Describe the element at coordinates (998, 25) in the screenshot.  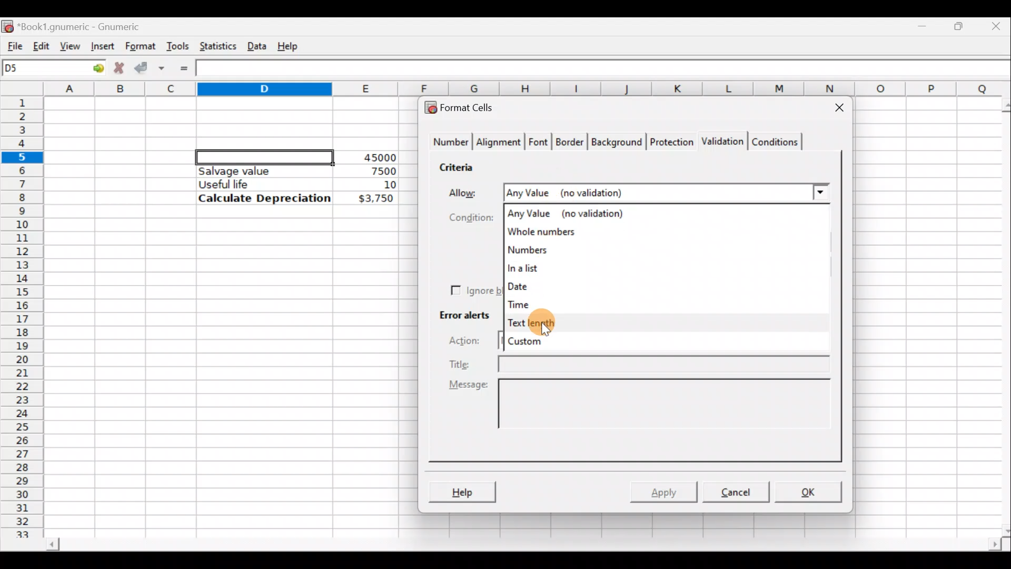
I see `Close` at that location.